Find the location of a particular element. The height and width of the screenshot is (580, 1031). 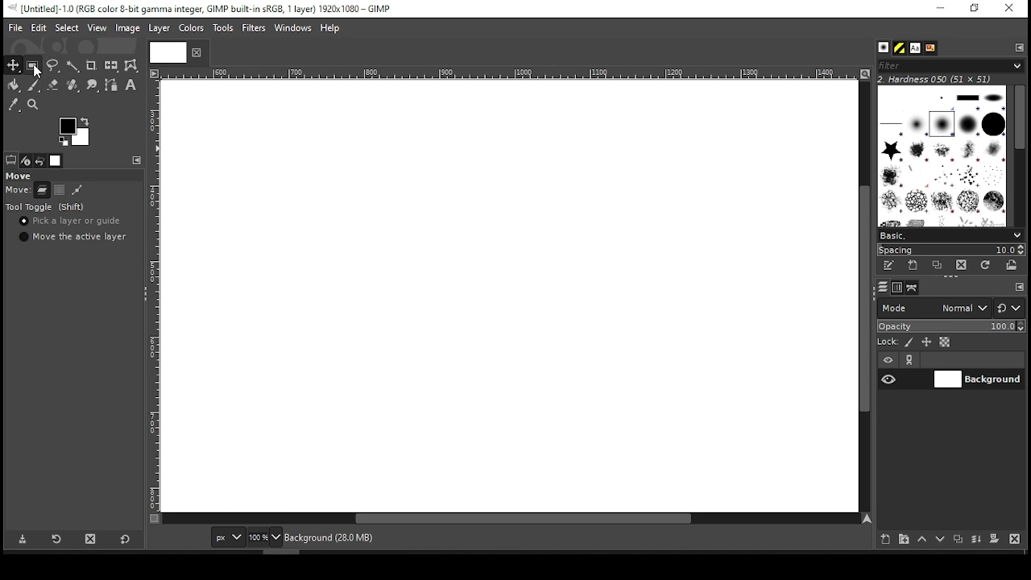

minimize is located at coordinates (939, 9).